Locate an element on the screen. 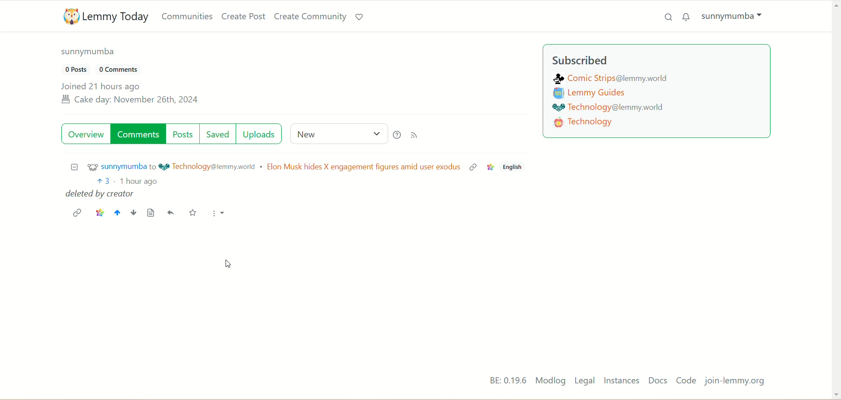 The height and width of the screenshot is (400, 841). help is located at coordinates (396, 134).